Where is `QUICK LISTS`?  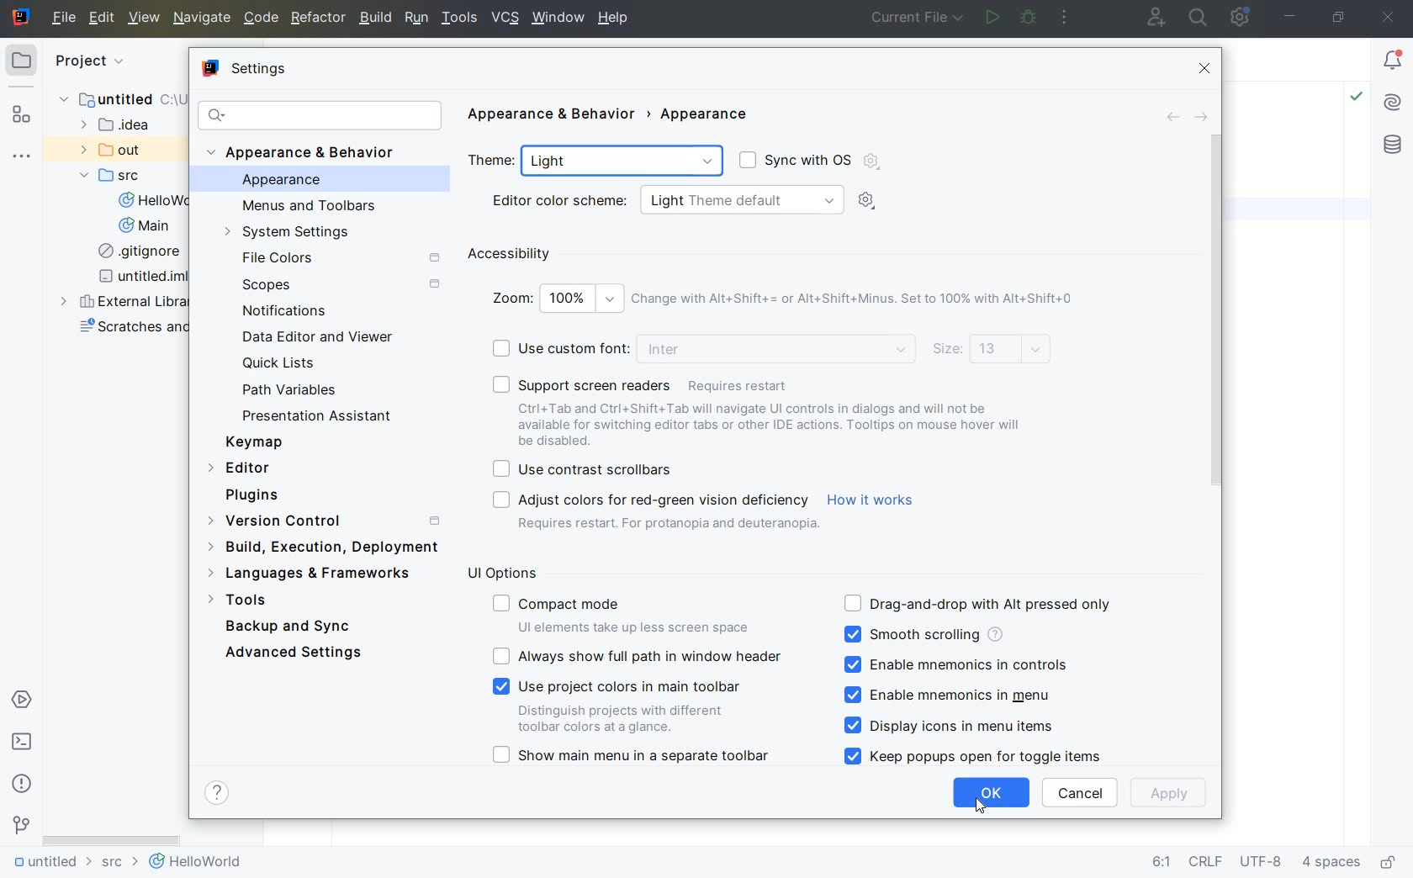
QUICK LISTS is located at coordinates (288, 363).